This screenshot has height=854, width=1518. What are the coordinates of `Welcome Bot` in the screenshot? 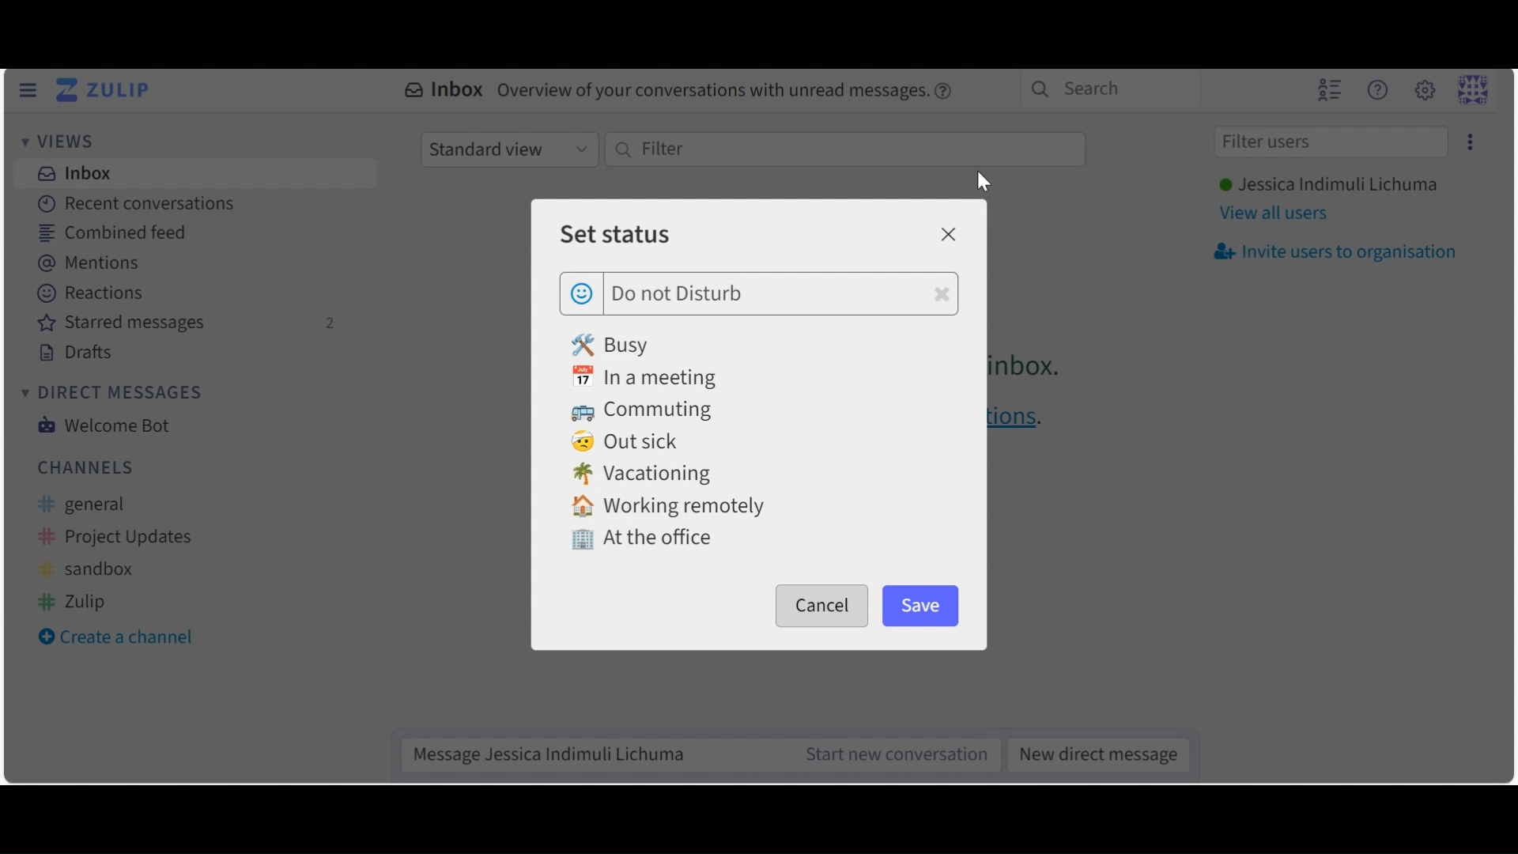 It's located at (102, 425).